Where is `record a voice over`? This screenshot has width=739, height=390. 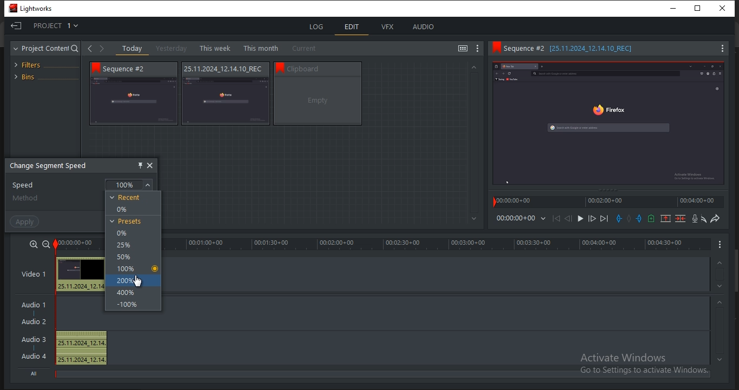 record a voice over is located at coordinates (693, 218).